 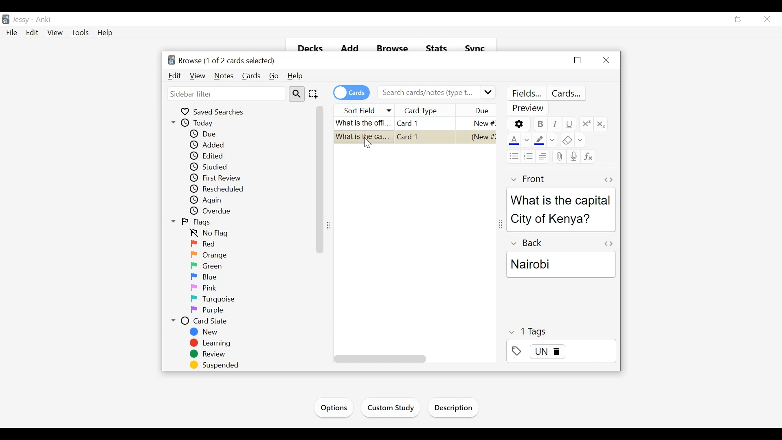 What do you see at coordinates (518, 124) in the screenshot?
I see `options` at bounding box center [518, 124].